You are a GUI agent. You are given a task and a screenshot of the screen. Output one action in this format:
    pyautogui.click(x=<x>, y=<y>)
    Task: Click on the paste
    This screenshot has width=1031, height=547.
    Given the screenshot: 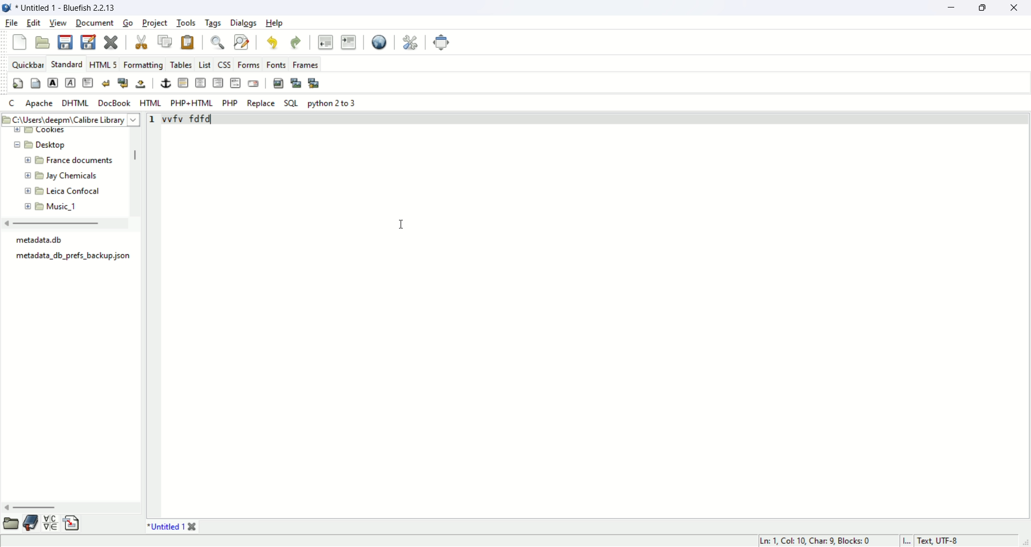 What is the action you would take?
    pyautogui.click(x=190, y=42)
    